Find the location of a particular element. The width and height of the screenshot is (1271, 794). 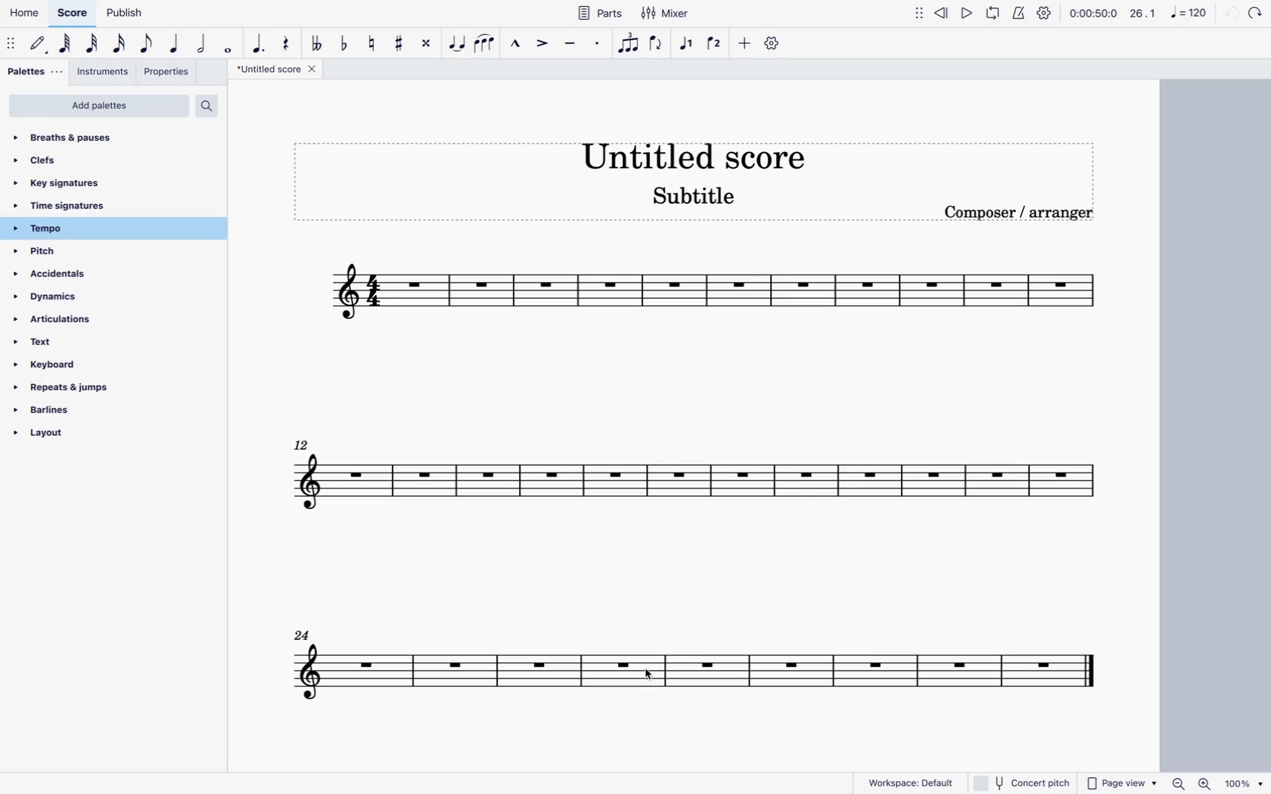

articulations is located at coordinates (72, 320).